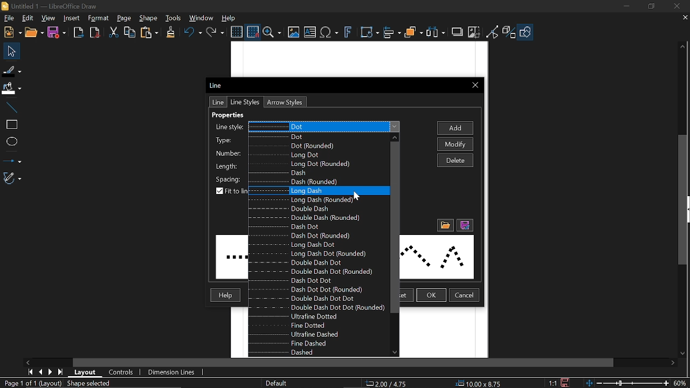 This screenshot has width=690, height=388. I want to click on Fine dotted, so click(320, 326).